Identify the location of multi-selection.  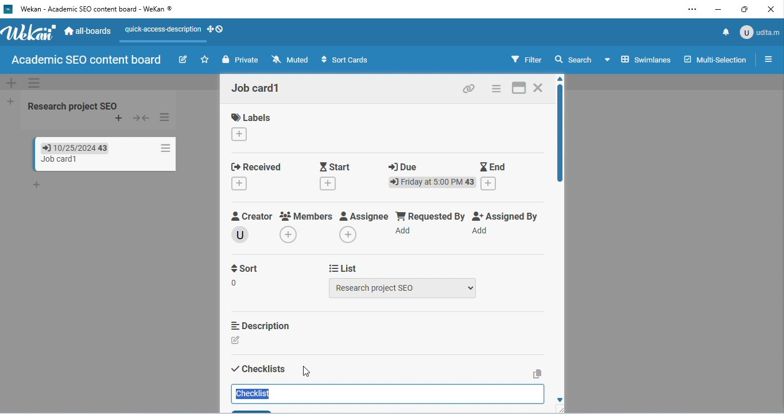
(715, 58).